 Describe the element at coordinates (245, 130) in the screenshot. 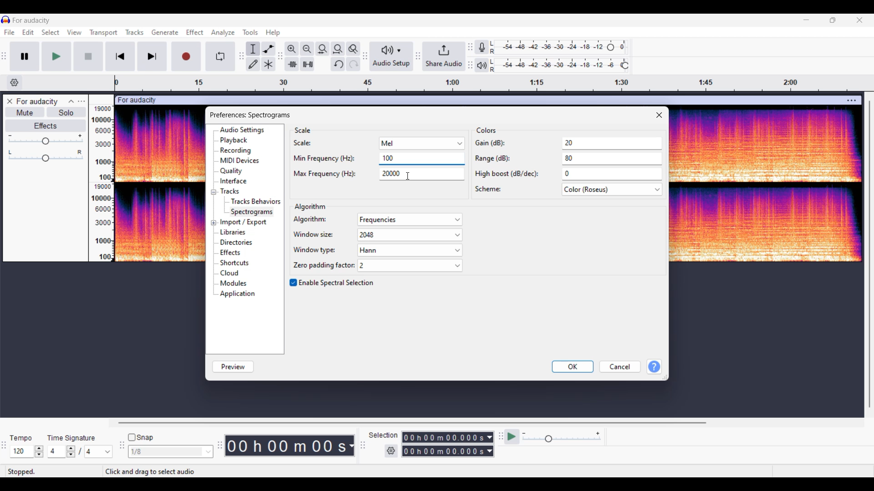

I see `audio settings` at that location.